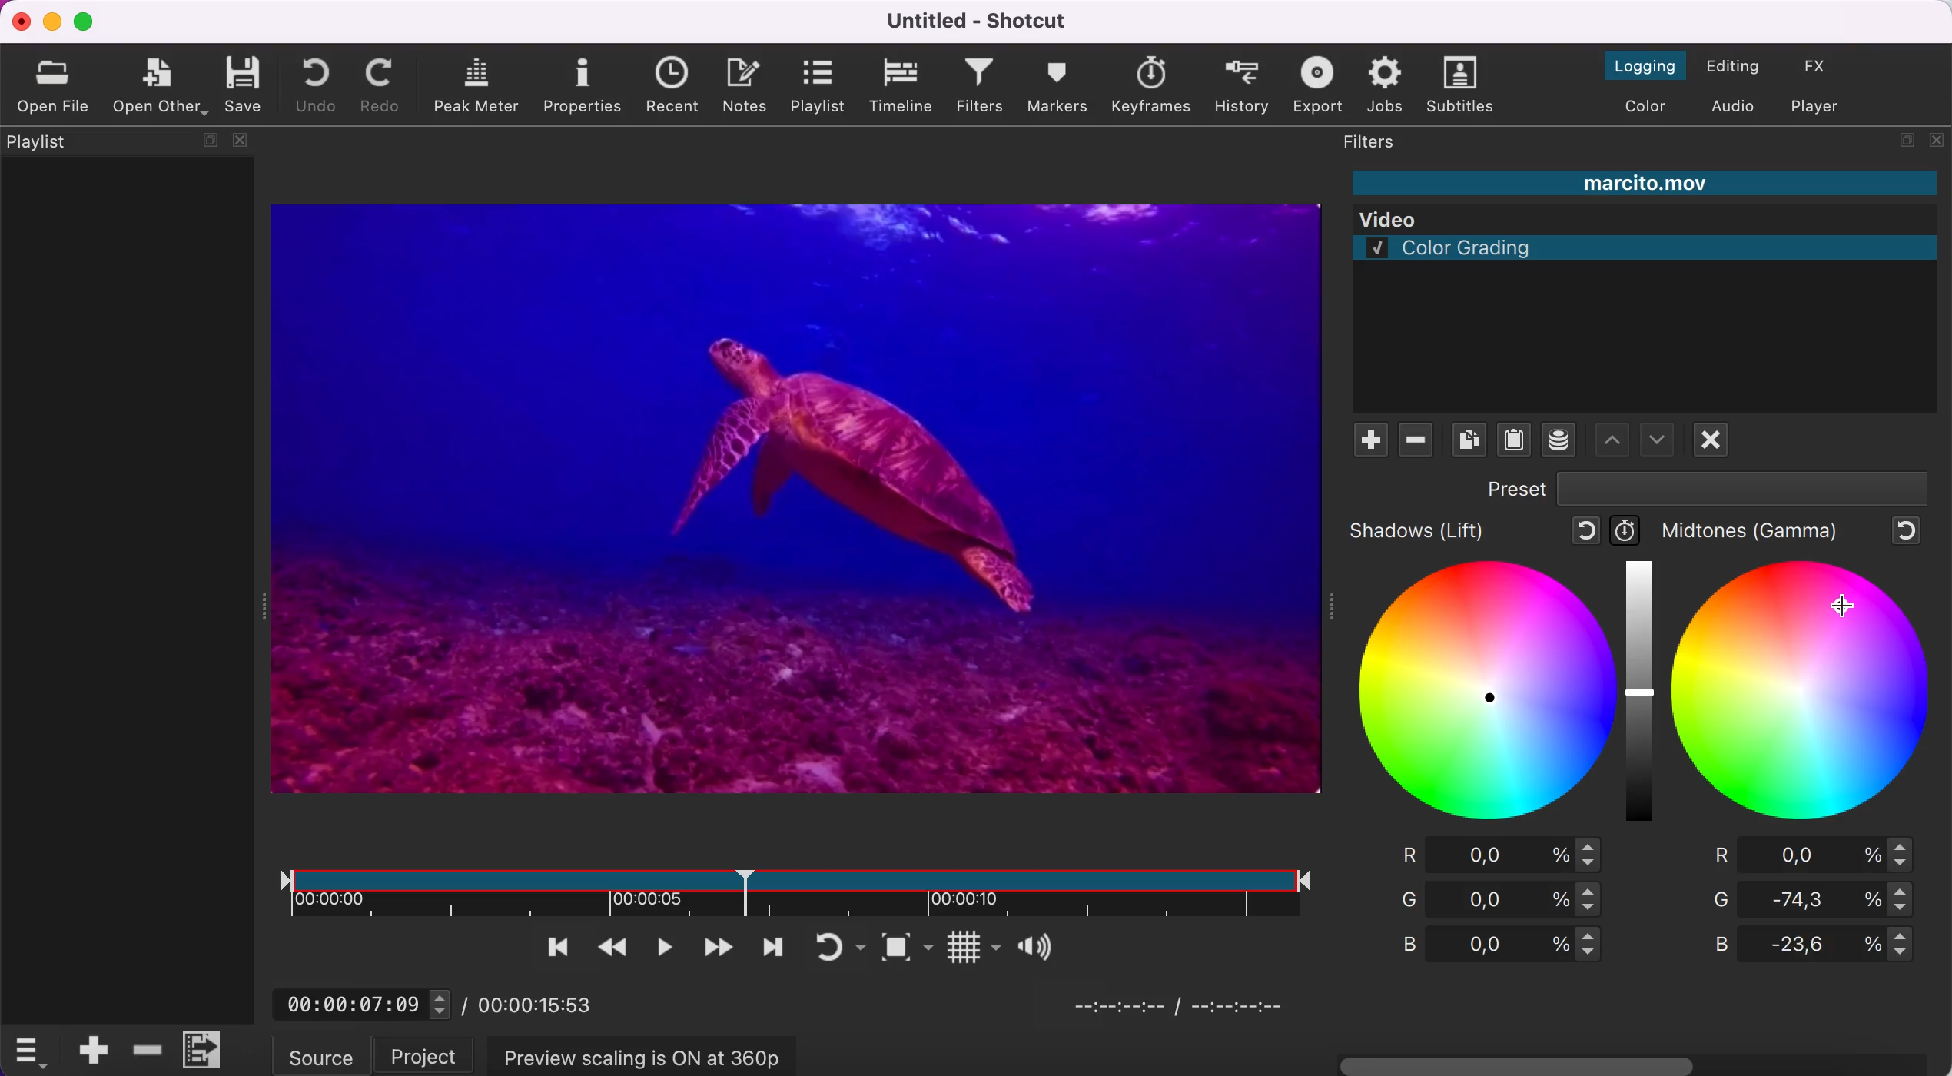 This screenshot has width=1952, height=1076. Describe the element at coordinates (1149, 81) in the screenshot. I see `keyframes` at that location.